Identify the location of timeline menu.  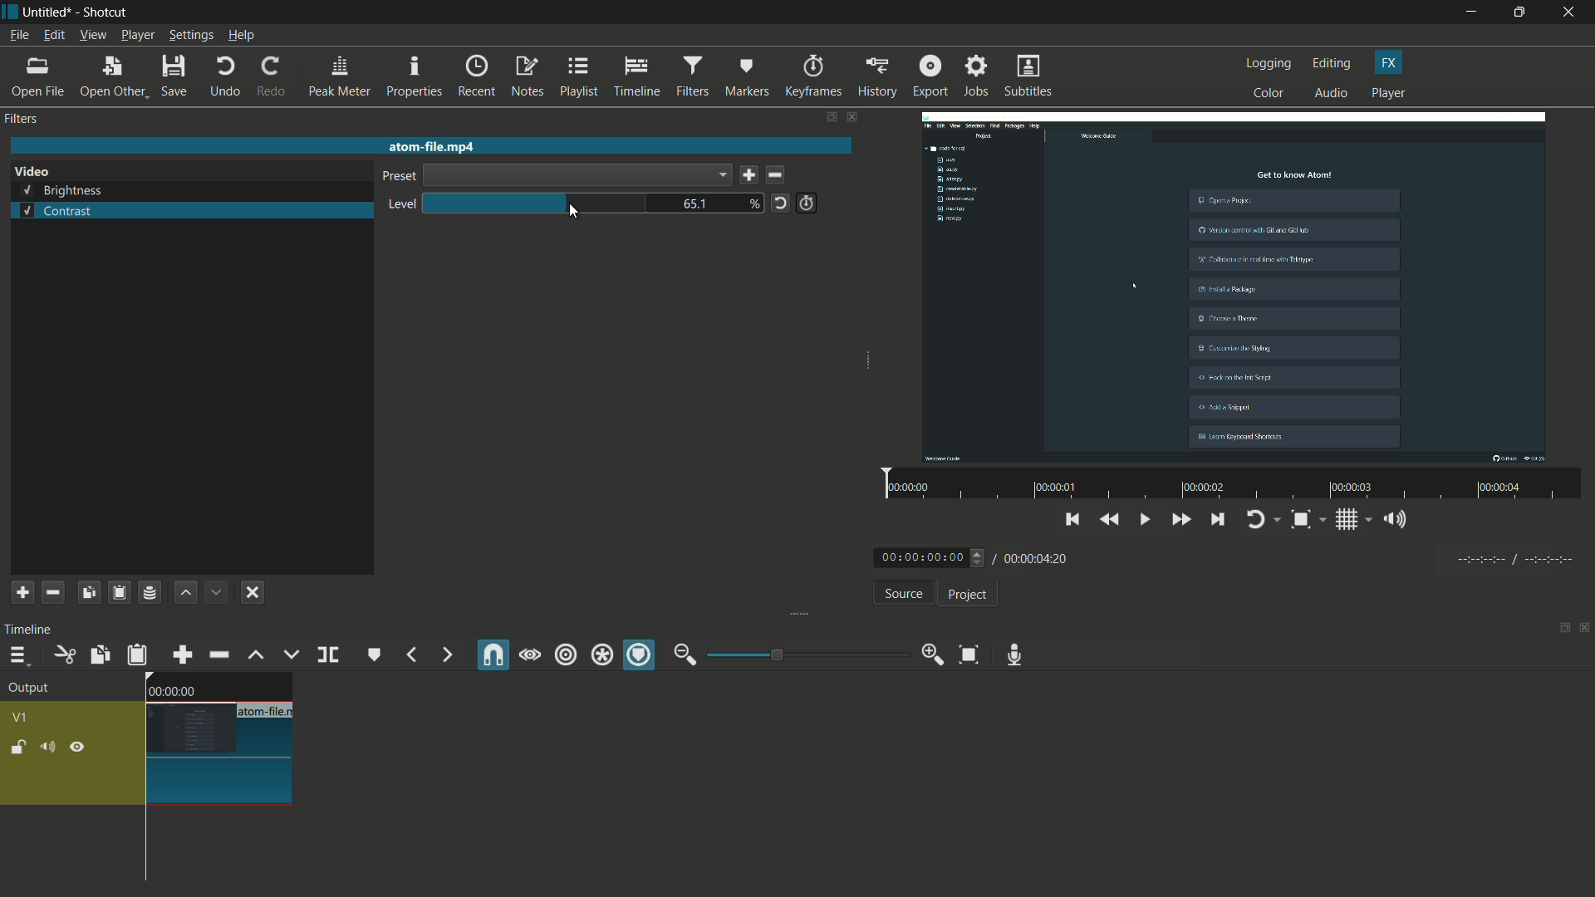
(18, 657).